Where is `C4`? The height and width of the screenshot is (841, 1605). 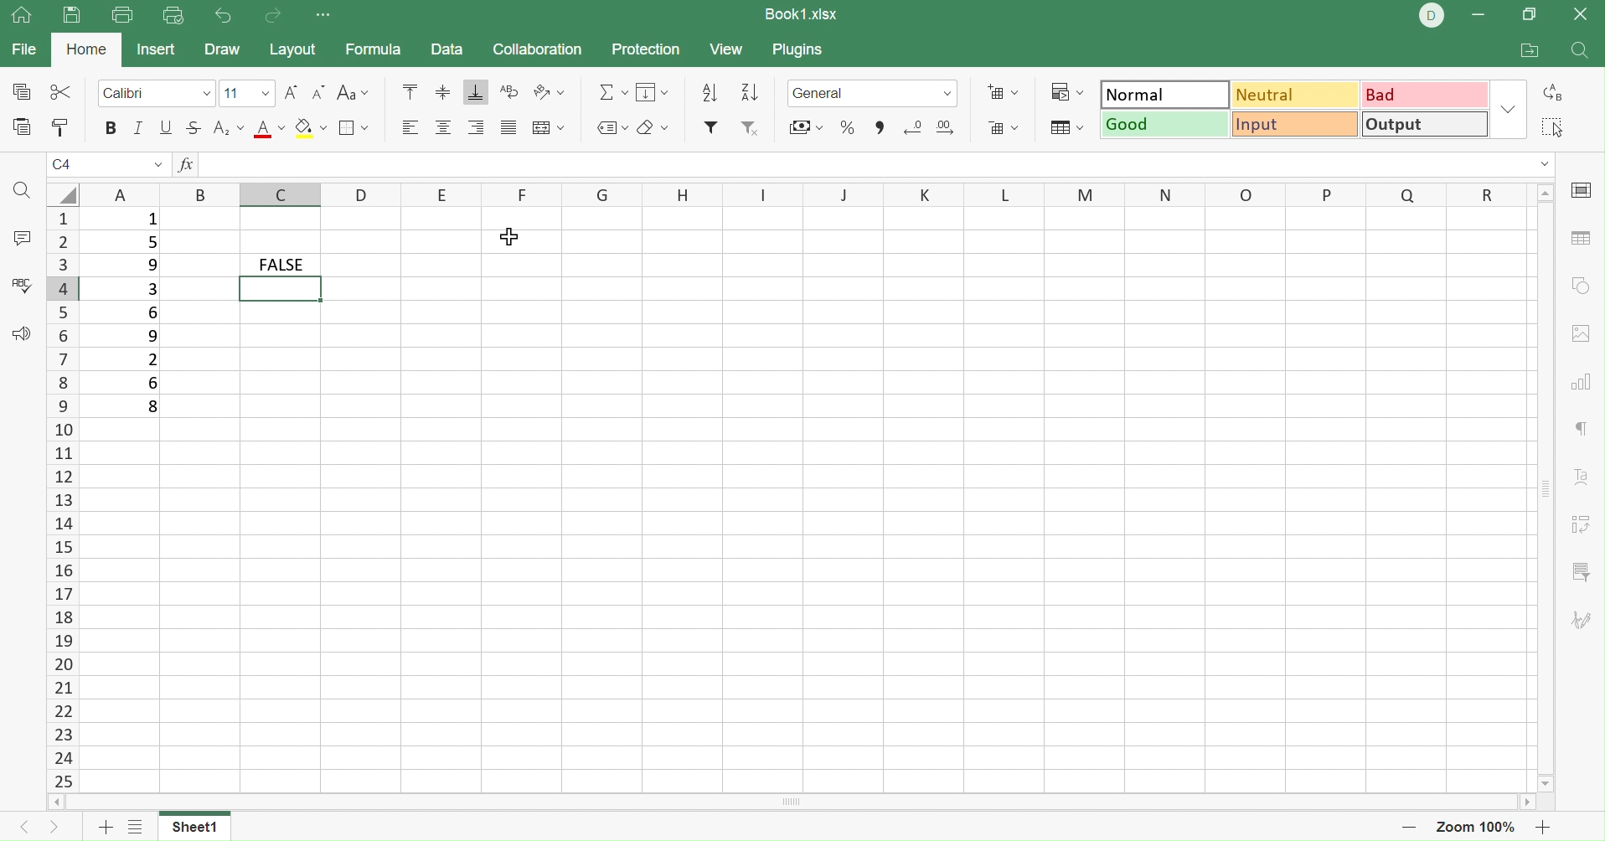 C4 is located at coordinates (64, 163).